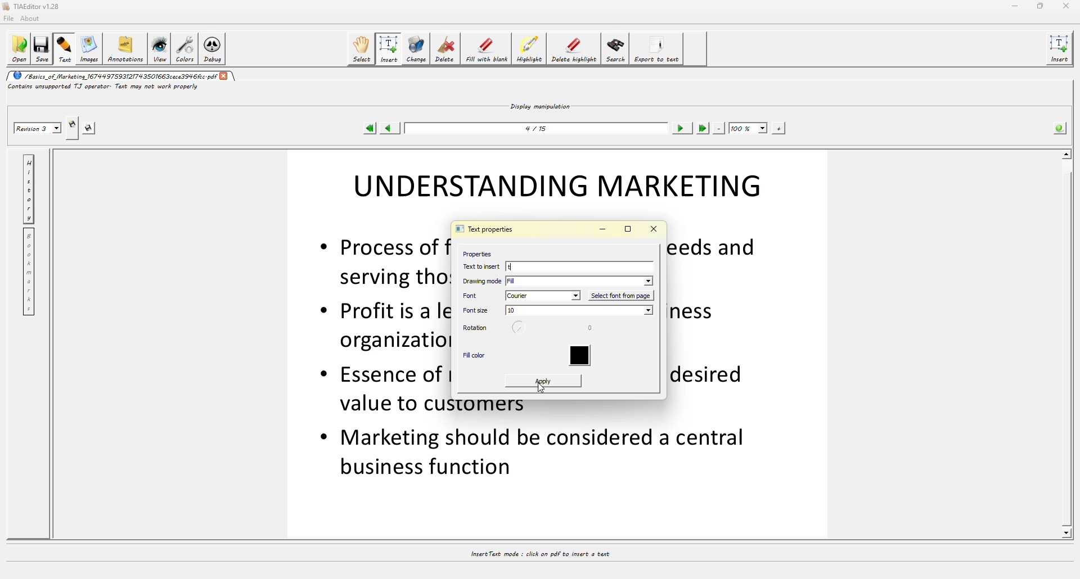 The height and width of the screenshot is (579, 1080). Describe the element at coordinates (43, 49) in the screenshot. I see `save` at that location.